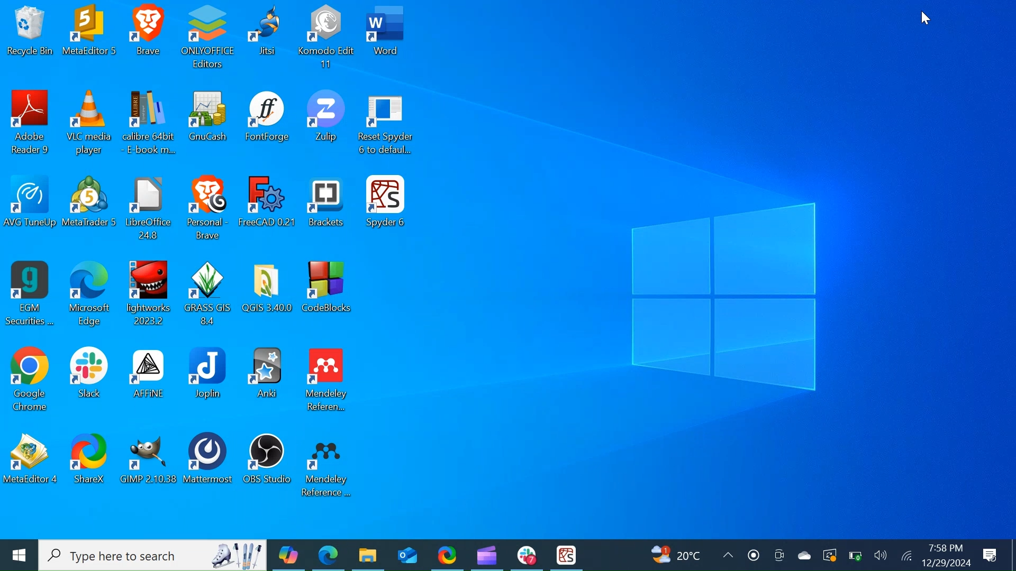 The width and height of the screenshot is (1016, 571). What do you see at coordinates (386, 125) in the screenshot?
I see `Reset Spyder Desktop icon` at bounding box center [386, 125].